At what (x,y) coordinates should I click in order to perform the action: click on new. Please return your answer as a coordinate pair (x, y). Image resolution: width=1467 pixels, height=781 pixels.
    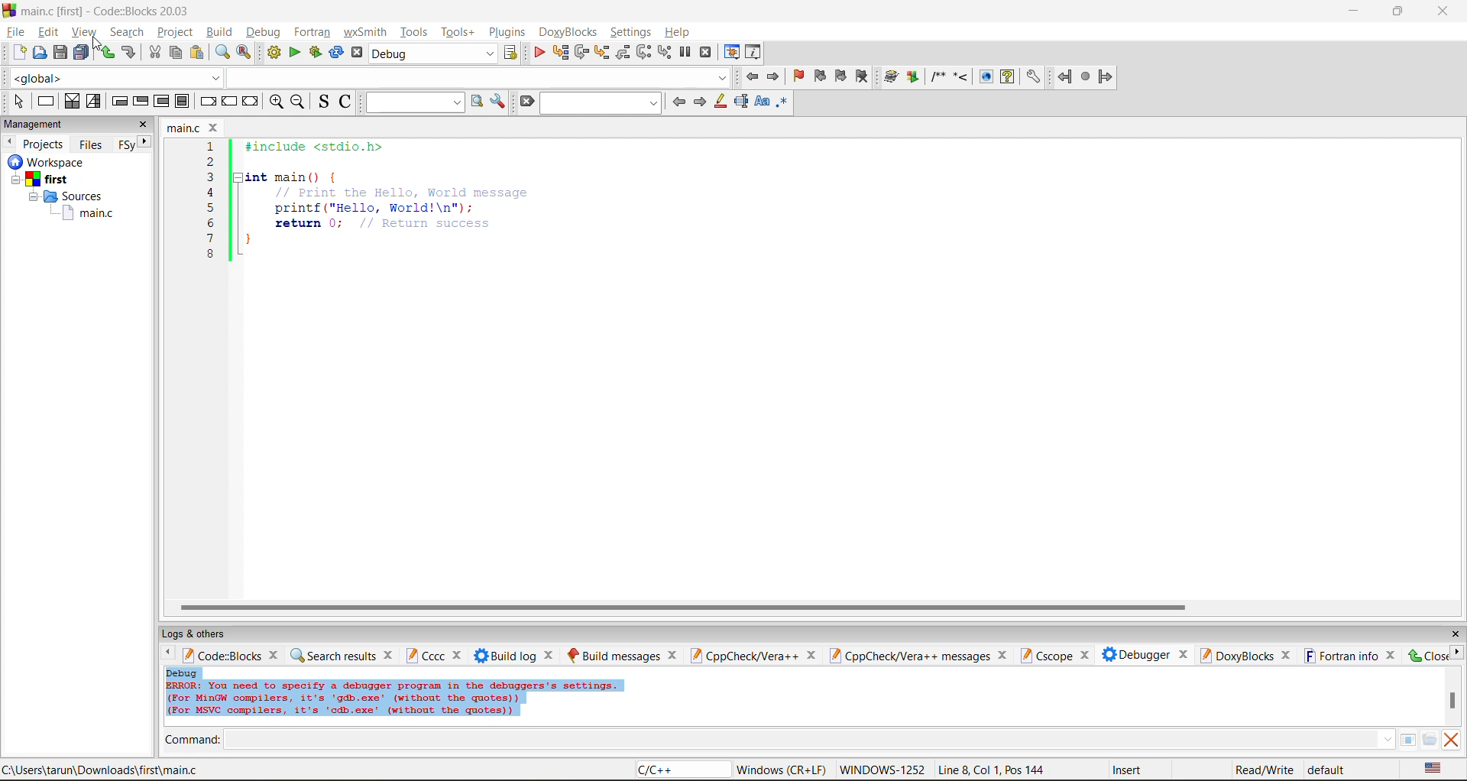
    Looking at the image, I should click on (17, 53).